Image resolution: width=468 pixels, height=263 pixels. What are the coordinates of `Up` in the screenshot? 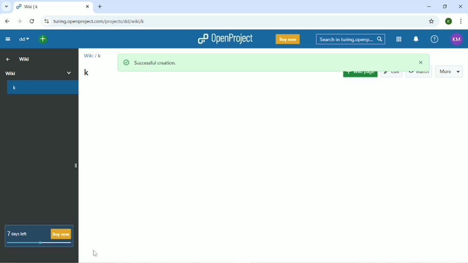 It's located at (7, 58).